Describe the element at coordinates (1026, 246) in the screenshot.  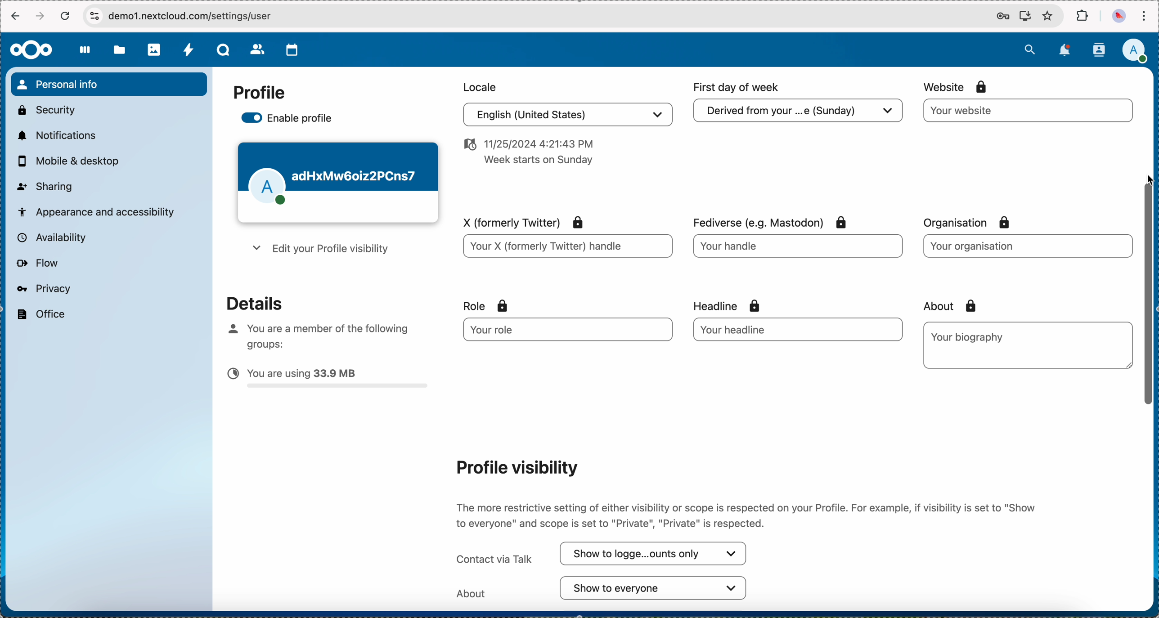
I see `organisation` at that location.